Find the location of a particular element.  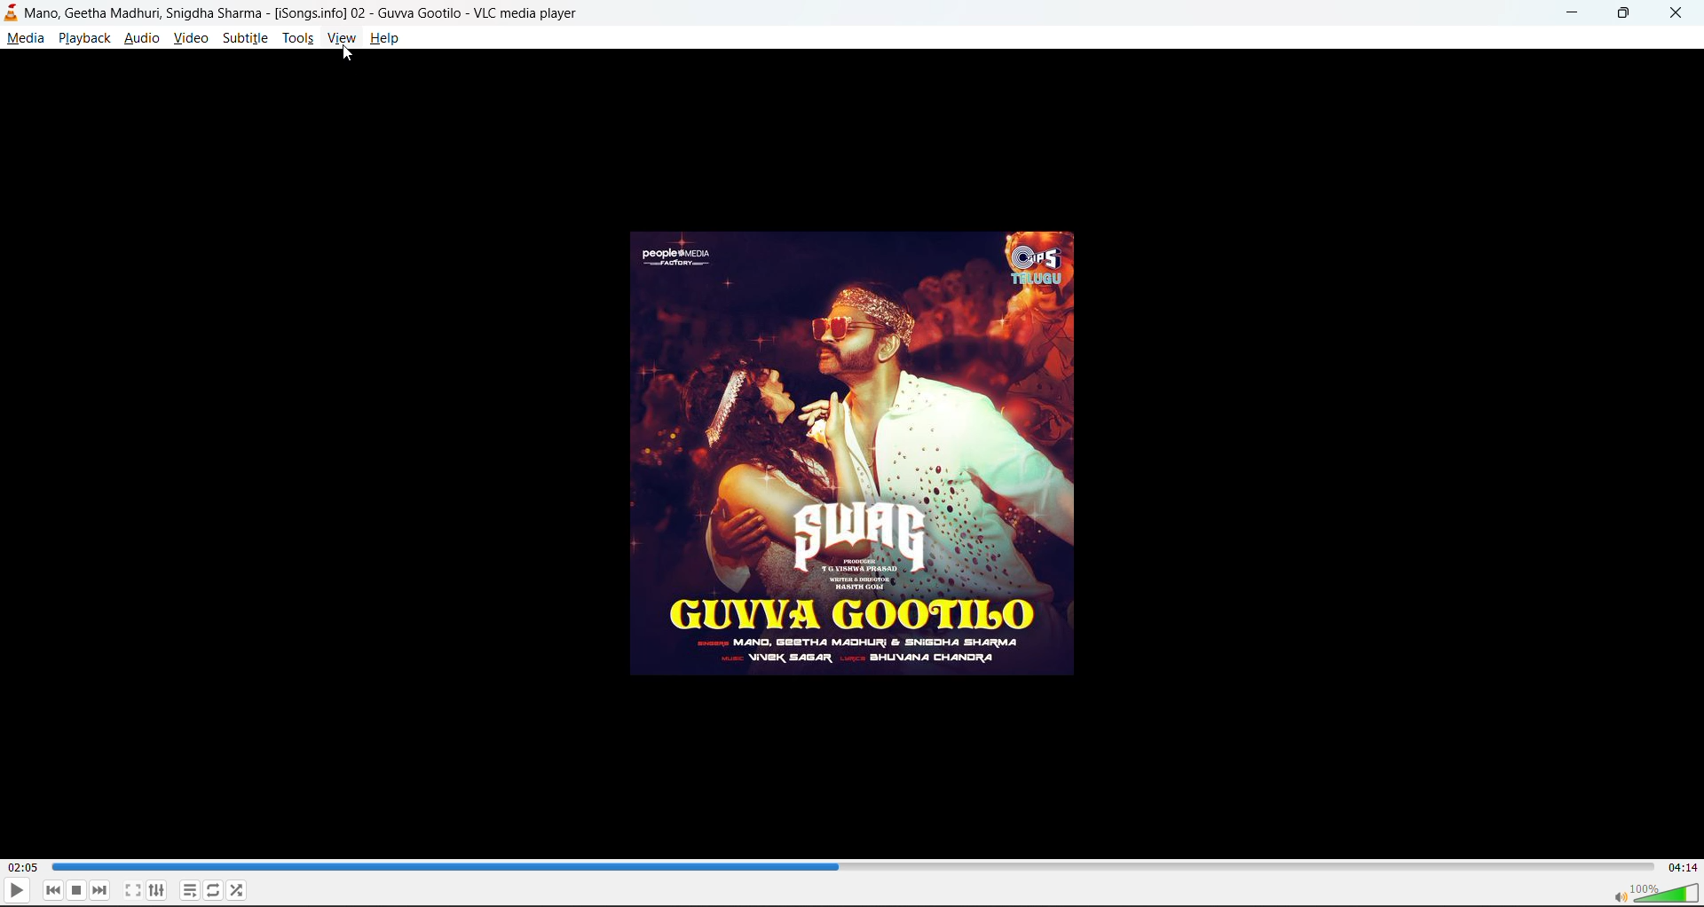

maximize is located at coordinates (1627, 15).